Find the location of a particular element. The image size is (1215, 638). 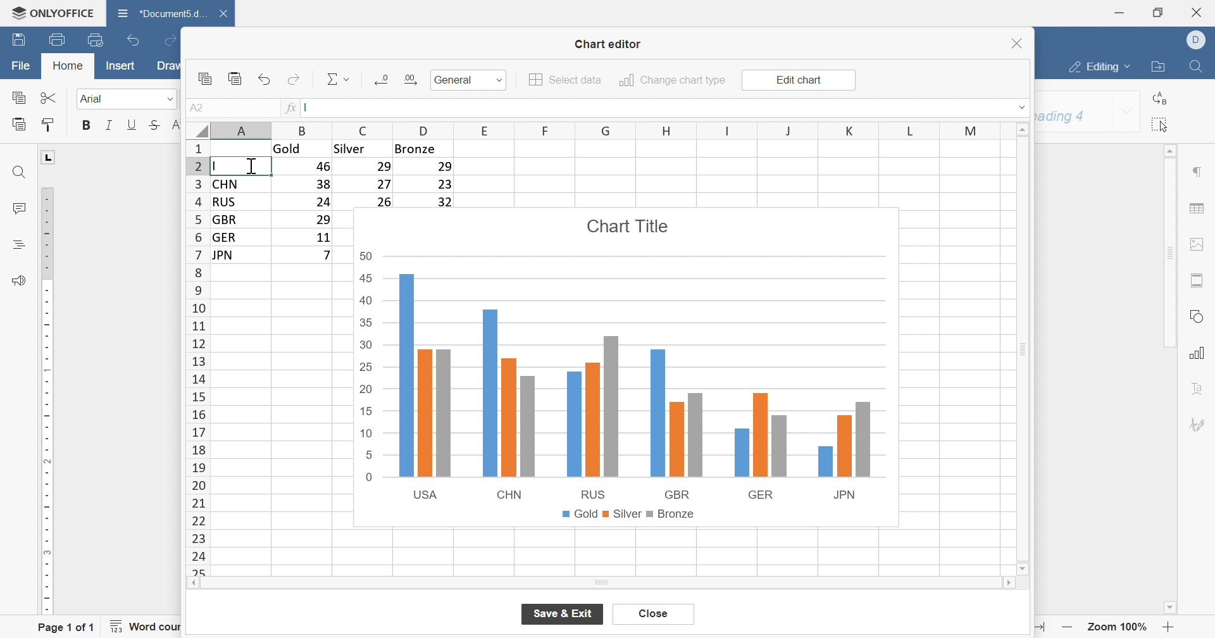

zoom out is located at coordinates (1068, 627).